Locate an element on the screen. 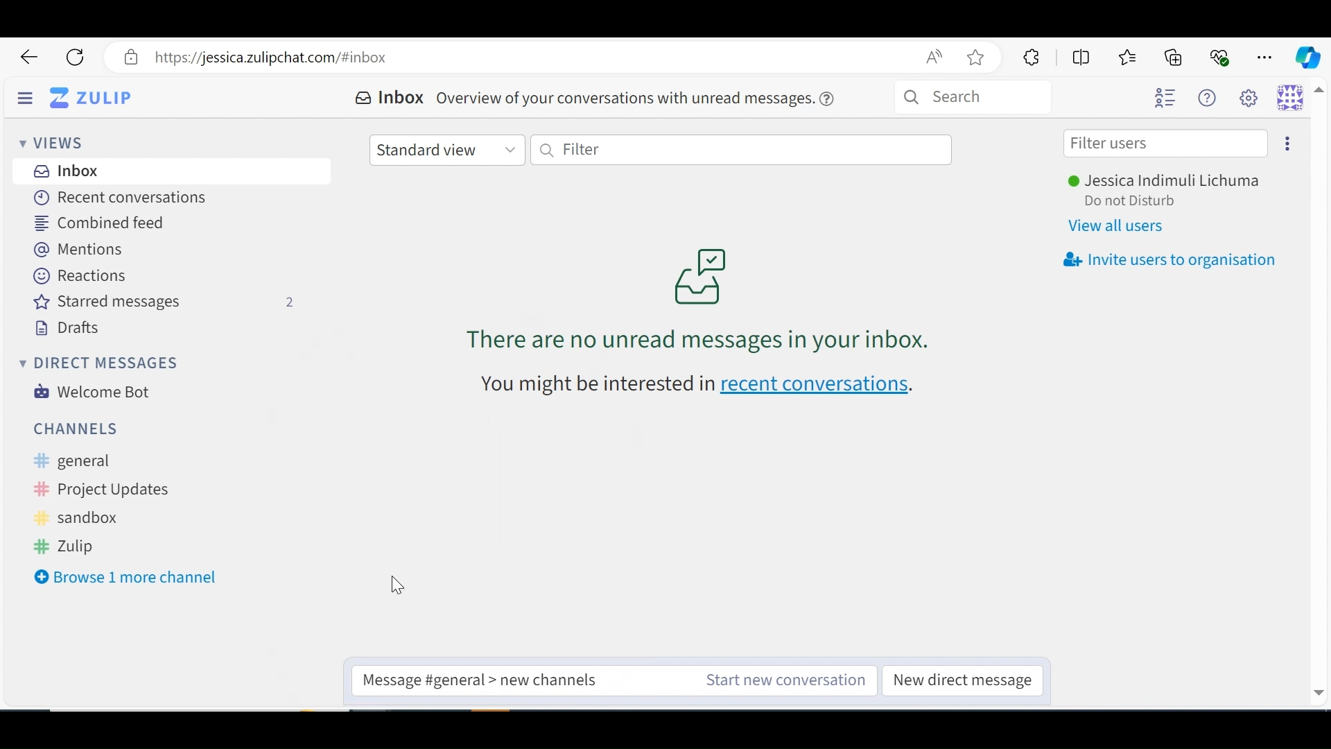 The width and height of the screenshot is (1331, 749). Filter users is located at coordinates (1166, 144).